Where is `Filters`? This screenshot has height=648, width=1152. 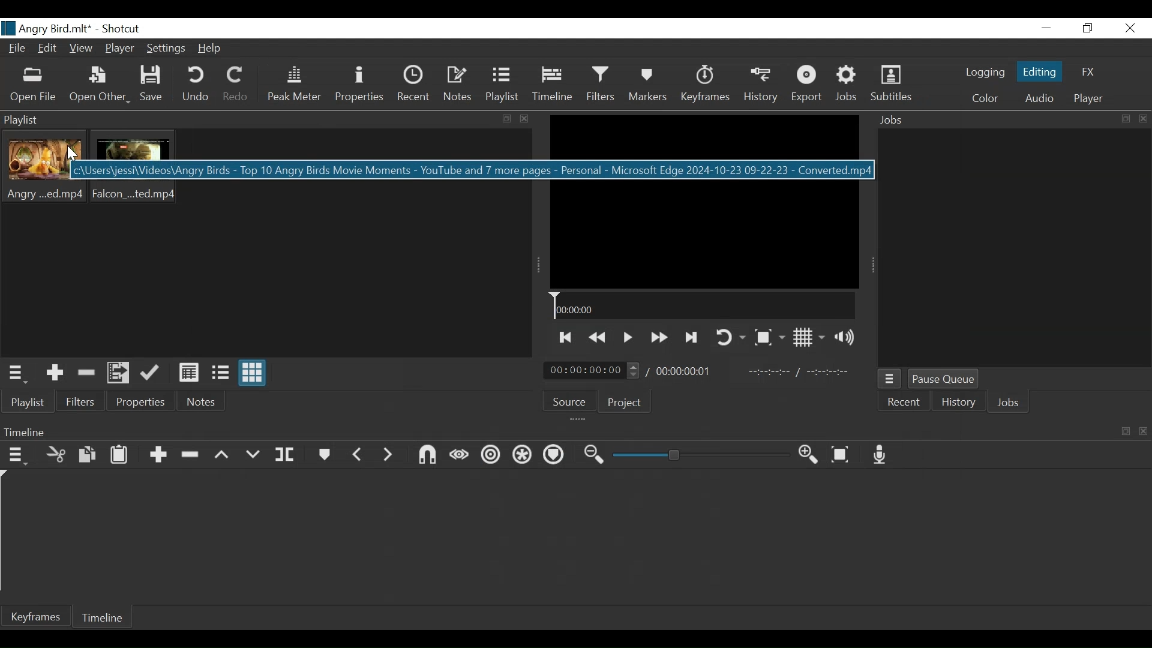
Filters is located at coordinates (80, 403).